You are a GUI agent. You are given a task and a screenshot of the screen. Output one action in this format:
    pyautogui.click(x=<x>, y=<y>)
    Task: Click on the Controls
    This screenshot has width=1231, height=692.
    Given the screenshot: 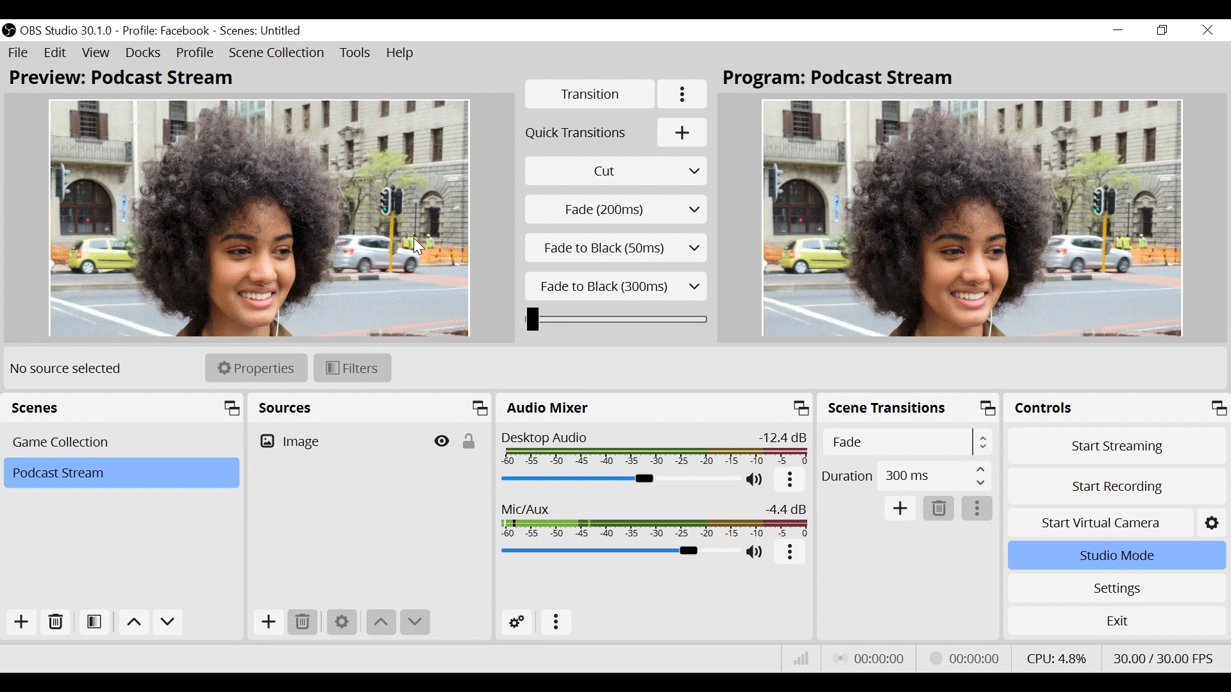 What is the action you would take?
    pyautogui.click(x=1116, y=407)
    